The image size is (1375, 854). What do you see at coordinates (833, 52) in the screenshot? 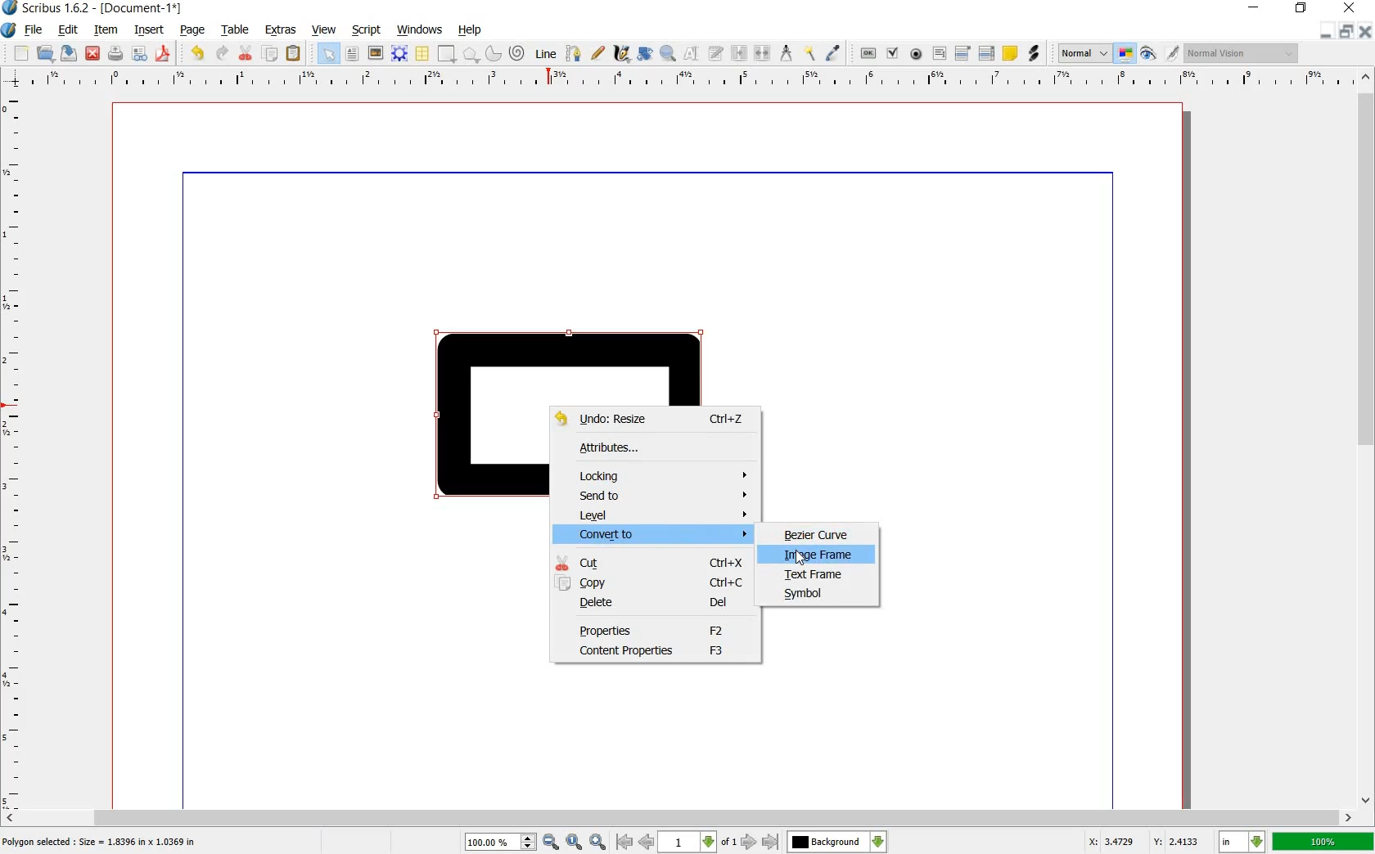
I see `eye dropper` at bounding box center [833, 52].